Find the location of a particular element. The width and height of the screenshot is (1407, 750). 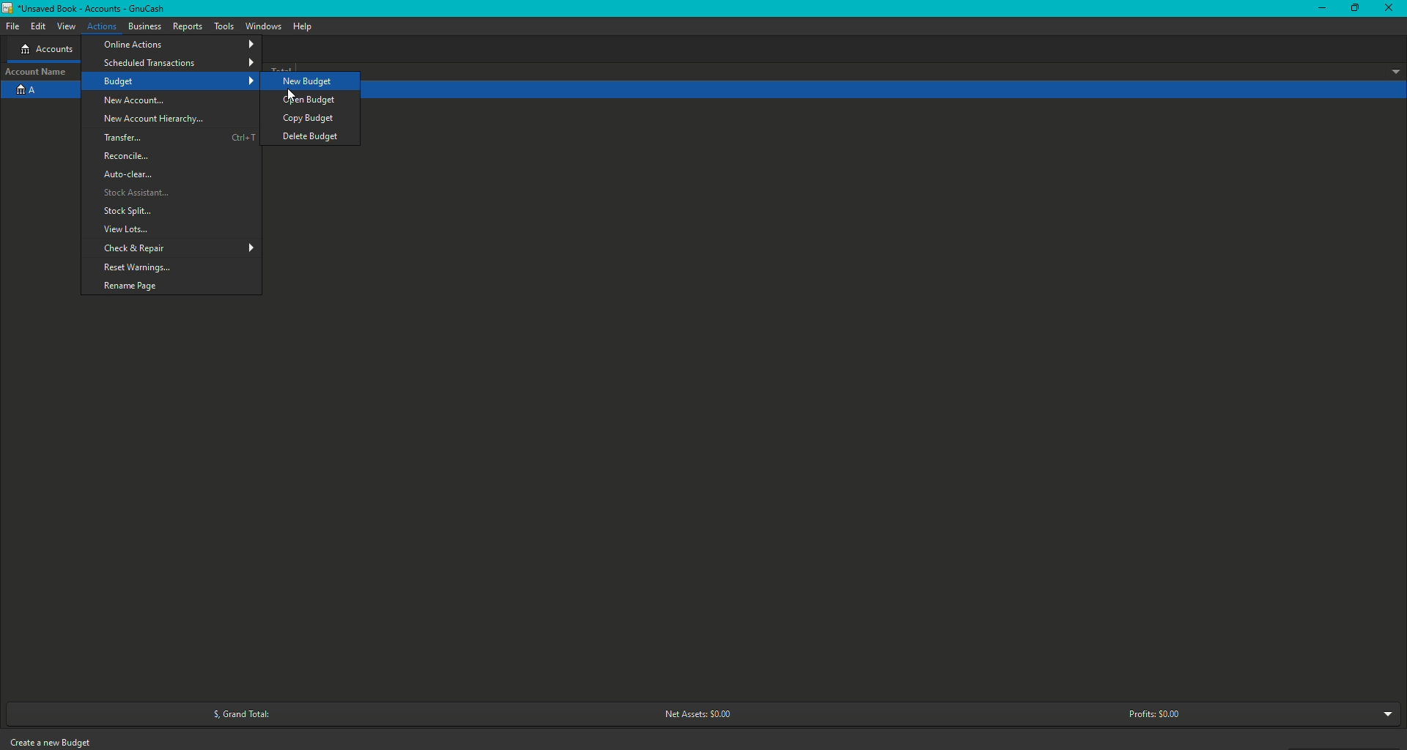

File is located at coordinates (11, 26).